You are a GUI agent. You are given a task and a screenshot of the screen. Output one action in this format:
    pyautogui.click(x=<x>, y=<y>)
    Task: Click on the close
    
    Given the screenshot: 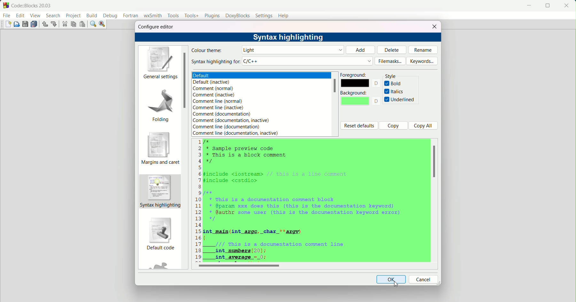 What is the action you would take?
    pyautogui.click(x=433, y=27)
    